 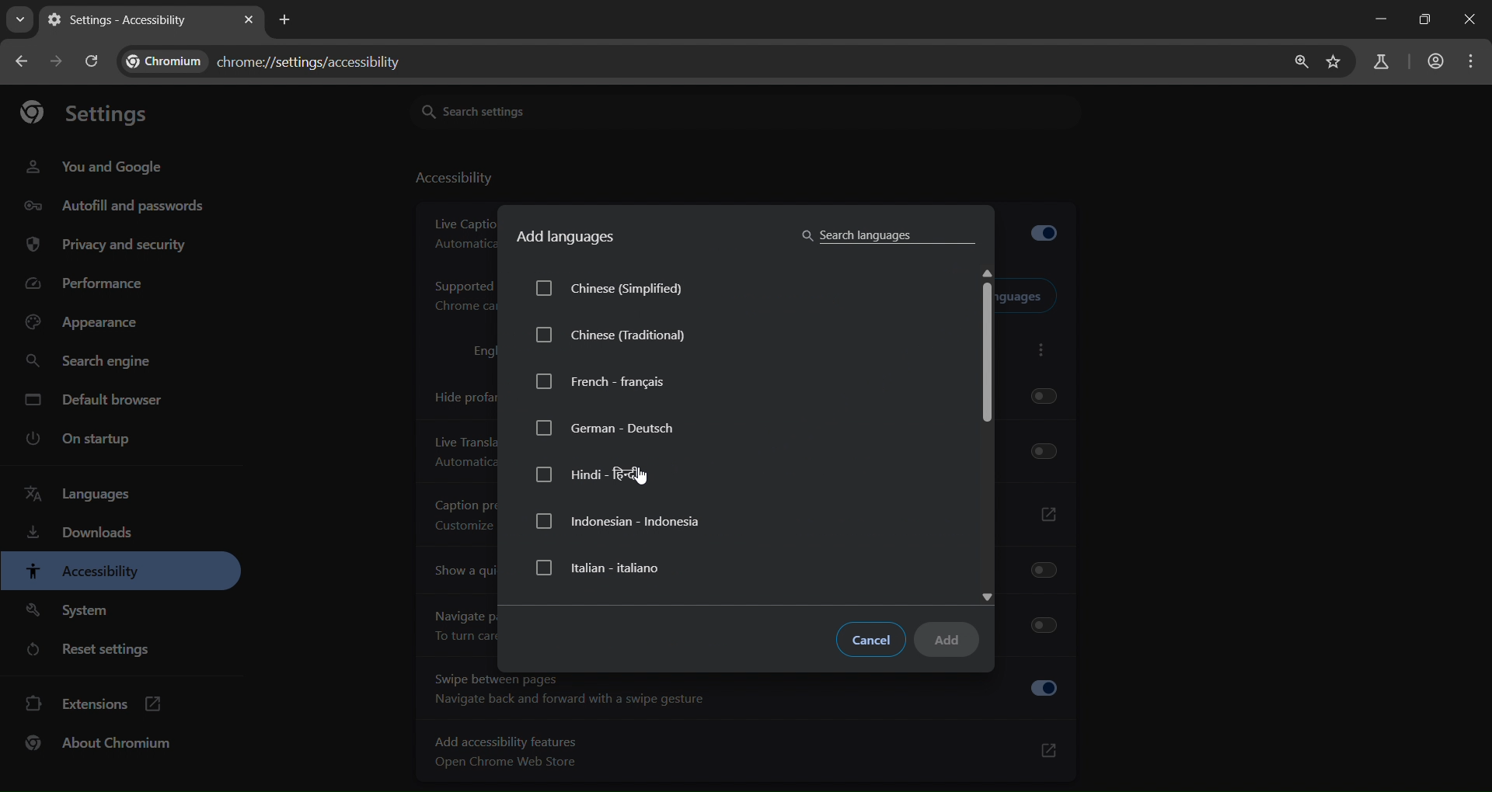 I want to click on French - francais, so click(x=601, y=381).